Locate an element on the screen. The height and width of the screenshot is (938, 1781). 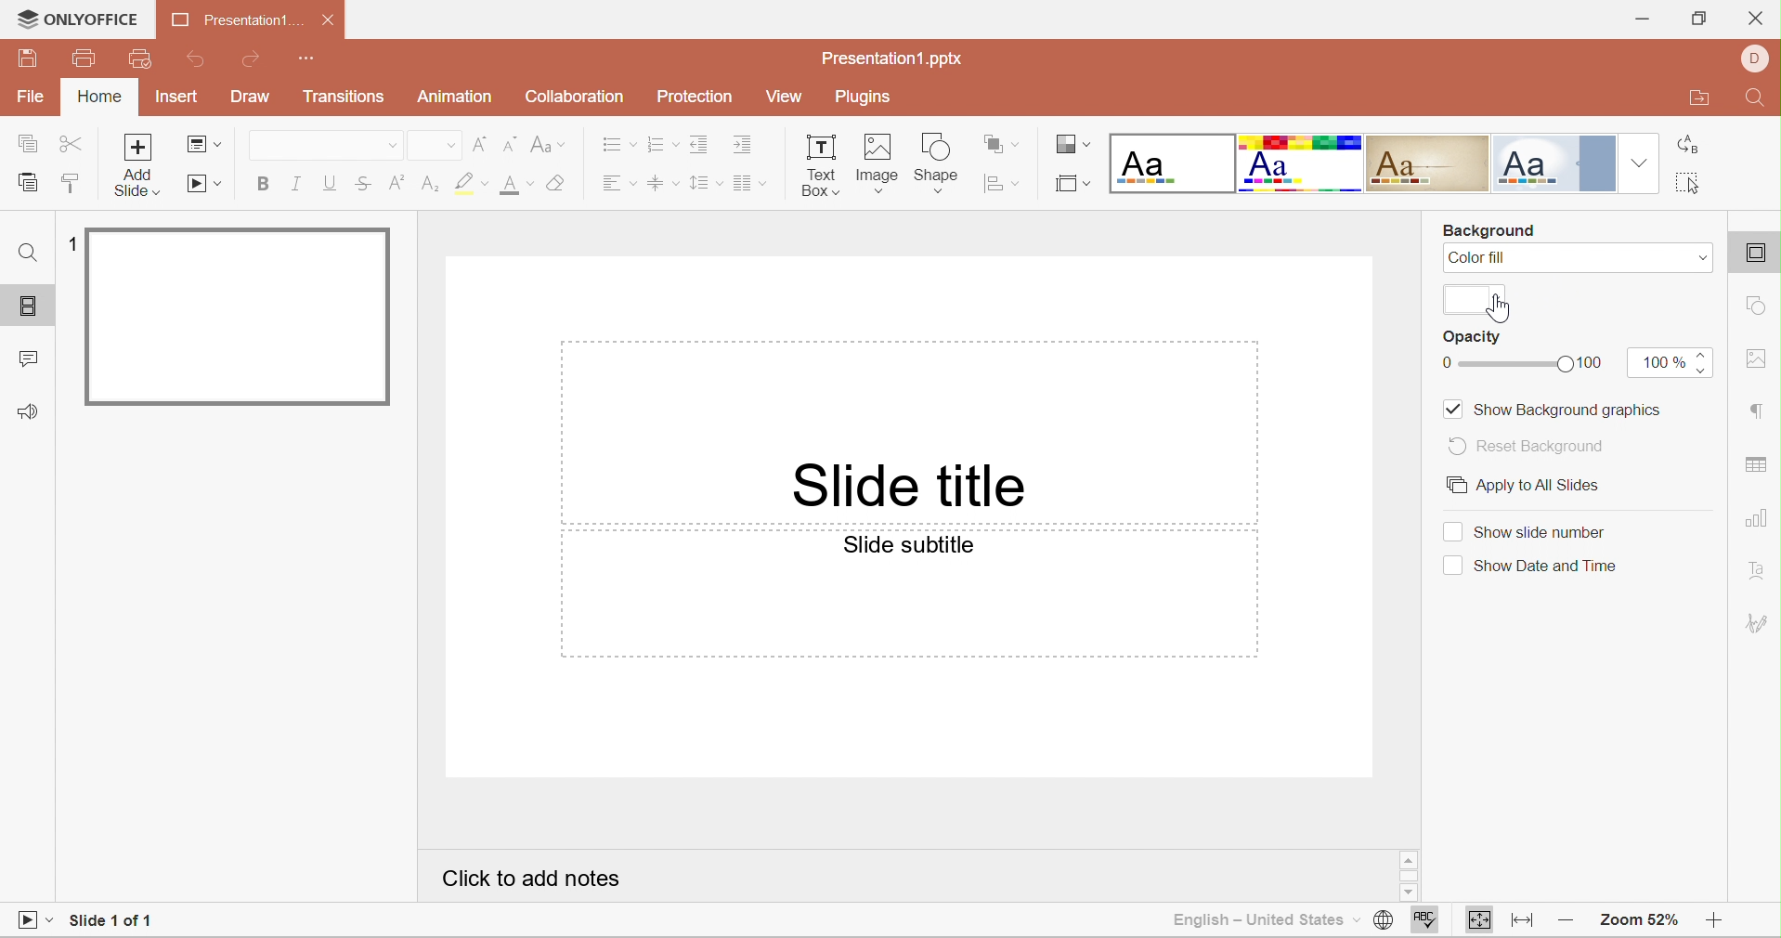
add slide with theme is located at coordinates (137, 182).